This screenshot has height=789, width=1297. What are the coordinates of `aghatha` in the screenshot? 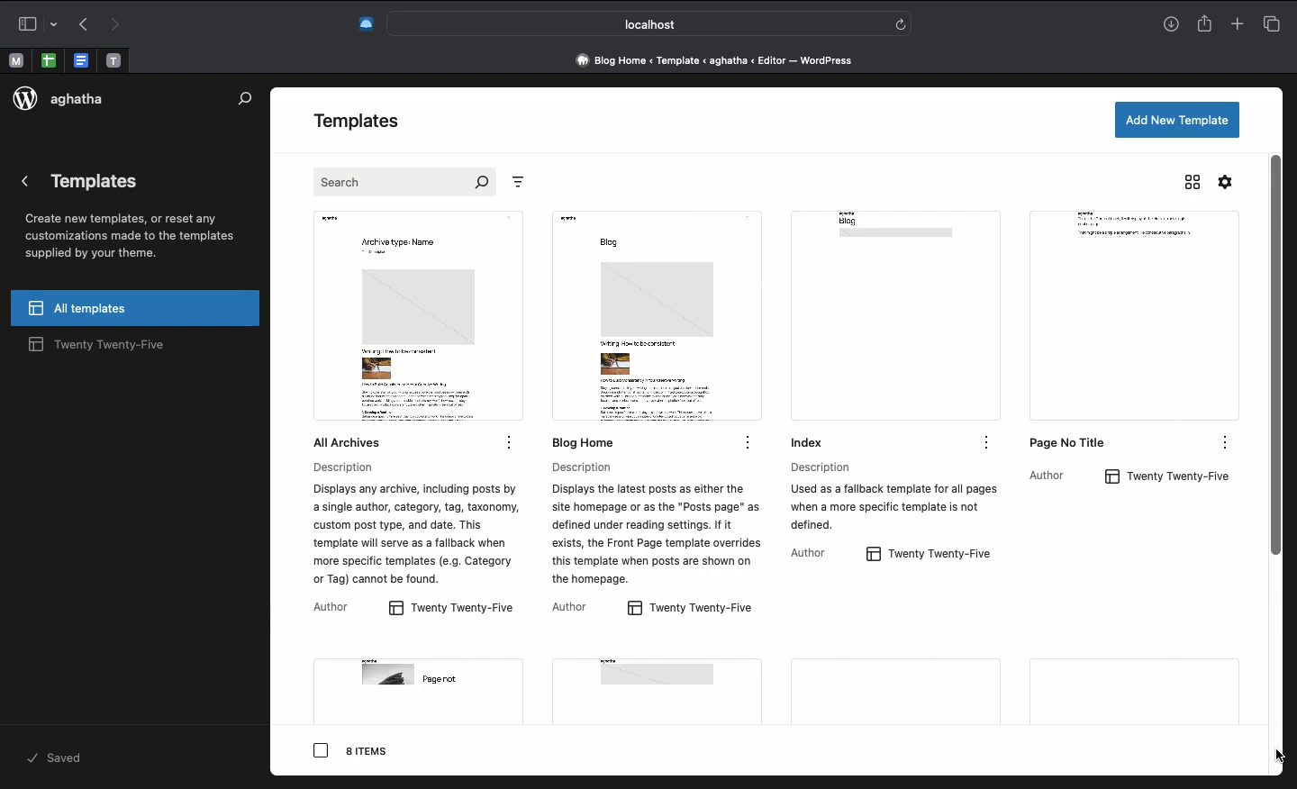 It's located at (80, 100).